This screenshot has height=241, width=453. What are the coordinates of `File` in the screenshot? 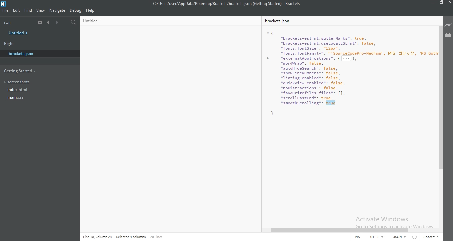 It's located at (6, 10).